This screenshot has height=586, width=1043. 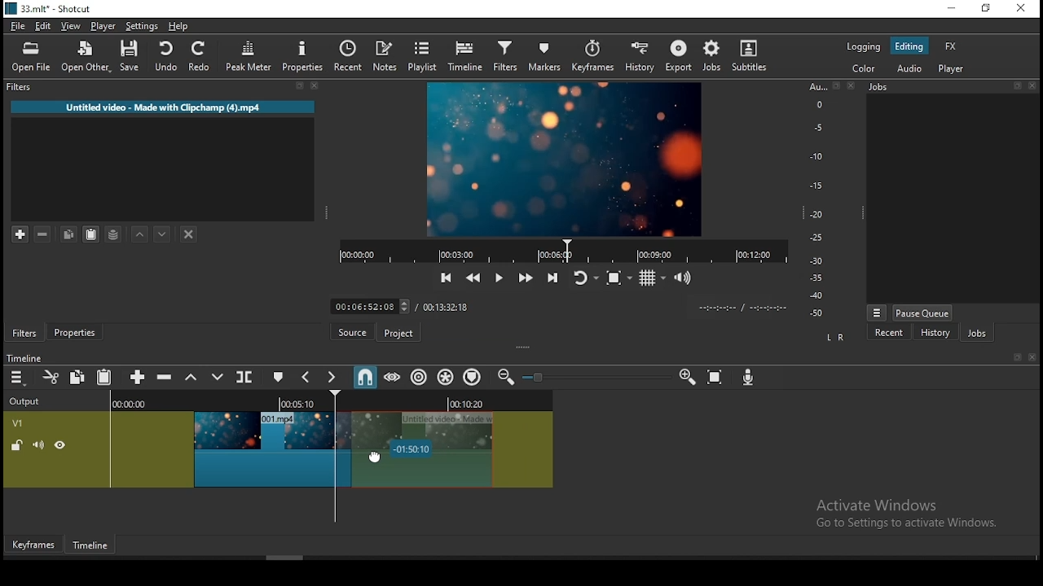 What do you see at coordinates (381, 56) in the screenshot?
I see `notes` at bounding box center [381, 56].